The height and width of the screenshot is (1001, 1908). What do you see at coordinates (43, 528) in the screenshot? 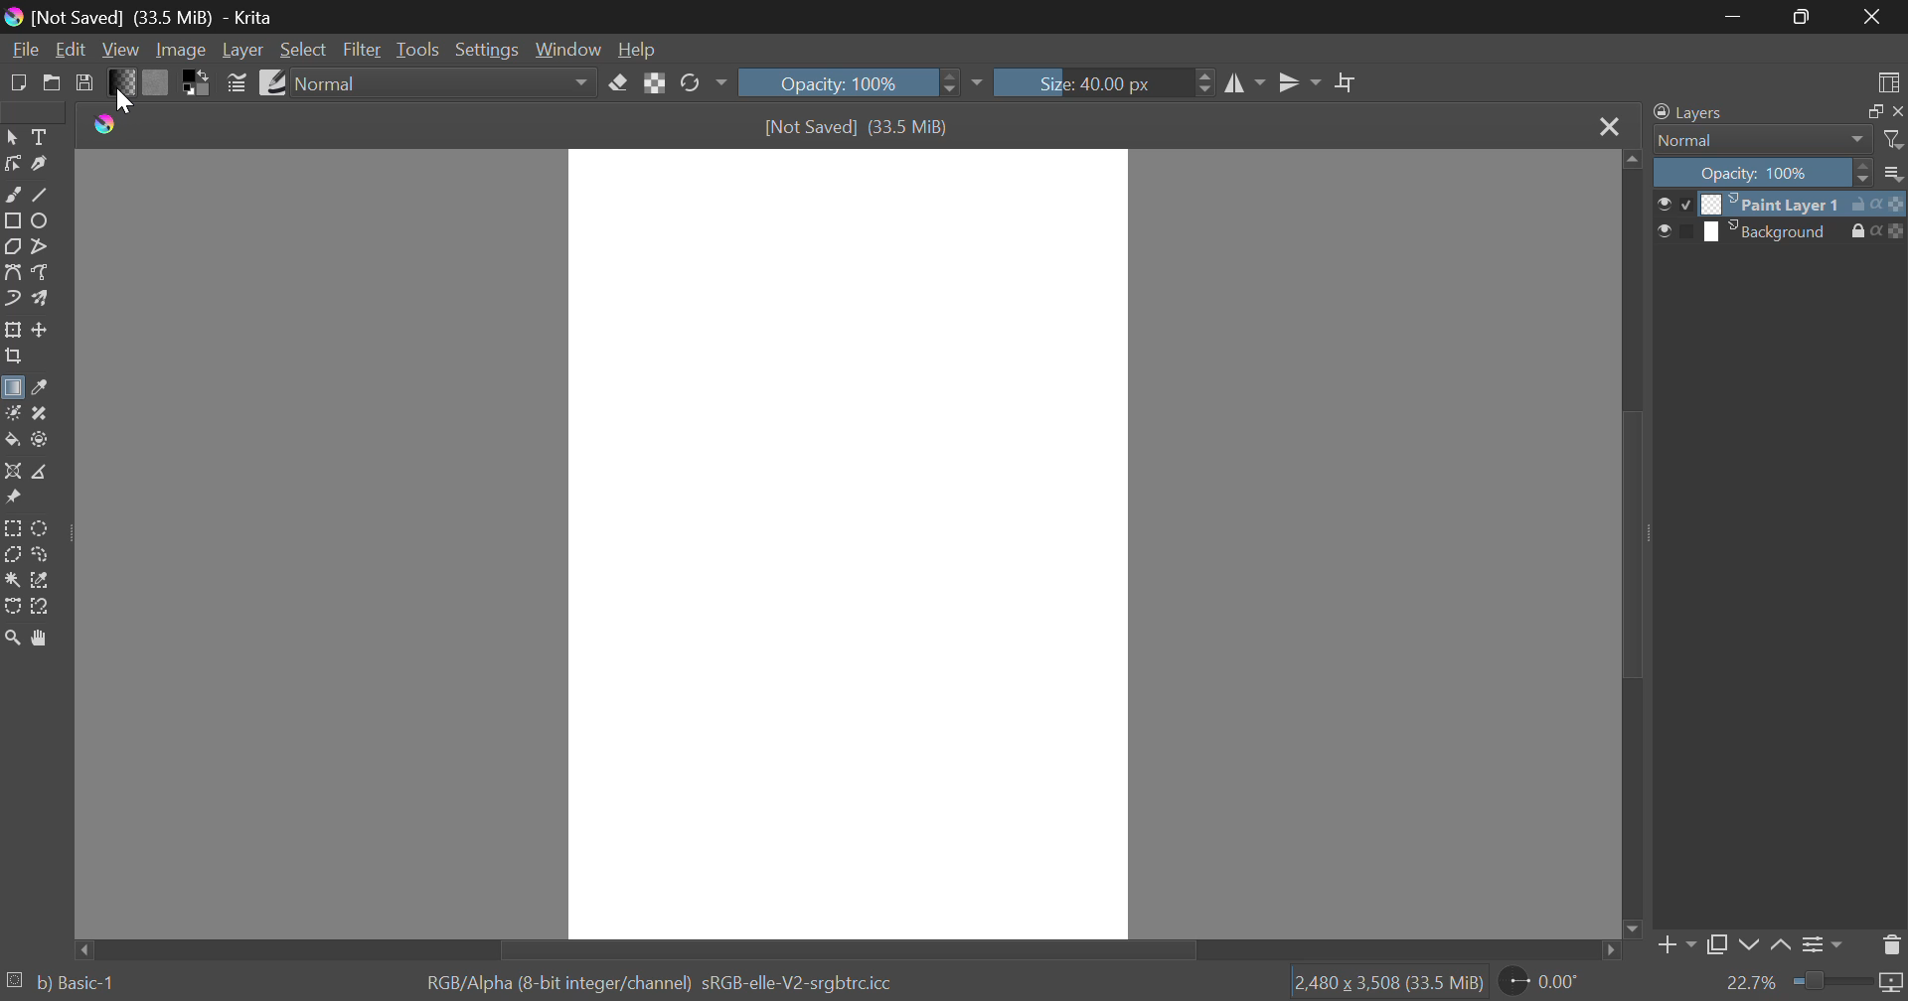
I see `Circular Selection` at bounding box center [43, 528].